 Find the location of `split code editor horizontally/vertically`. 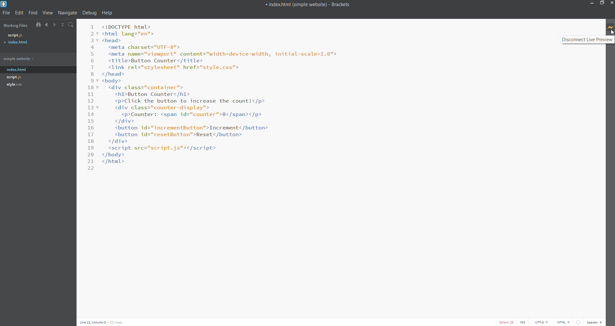

split code editor horizontally/vertically is located at coordinates (62, 26).